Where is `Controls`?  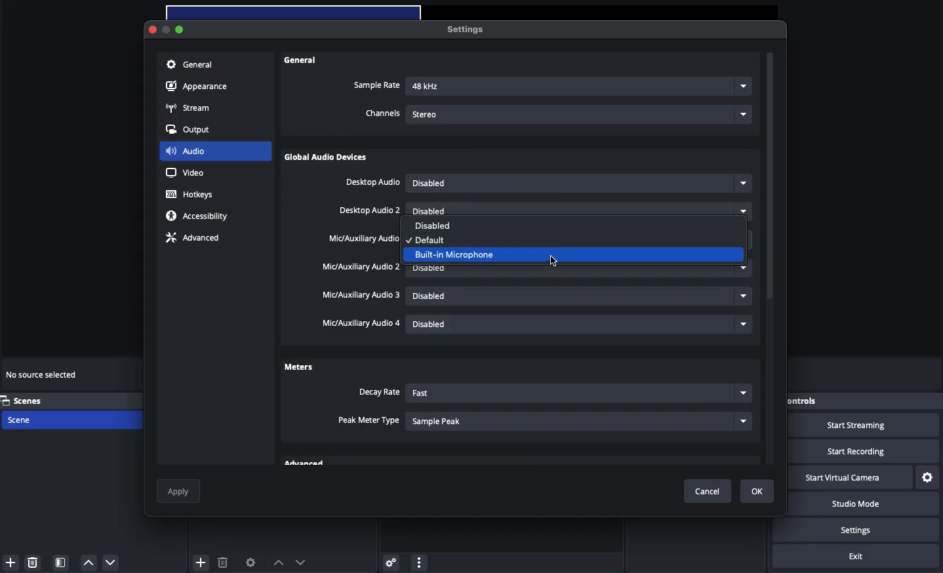
Controls is located at coordinates (822, 401).